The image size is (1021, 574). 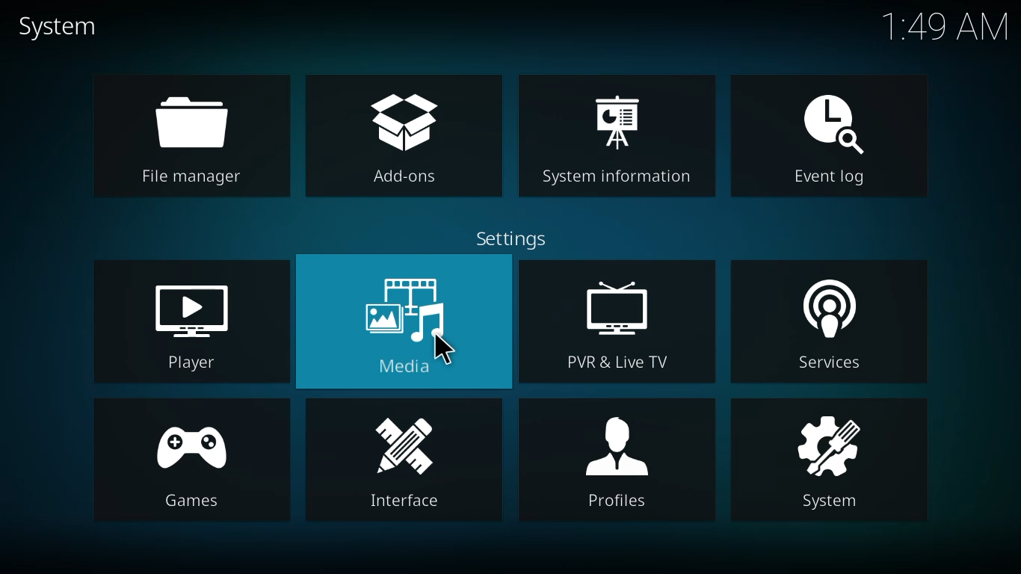 What do you see at coordinates (949, 31) in the screenshot?
I see `time` at bounding box center [949, 31].